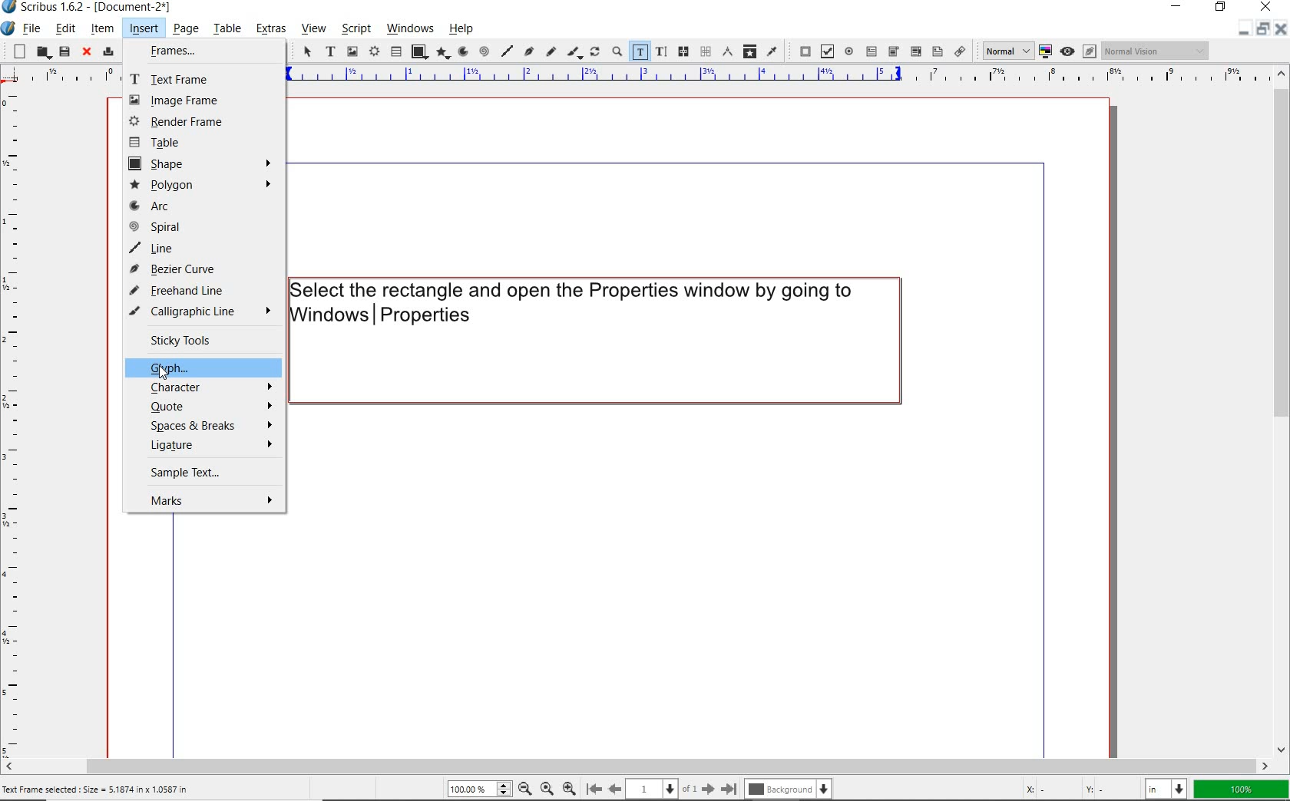 This screenshot has height=801, width=1290. What do you see at coordinates (1282, 412) in the screenshot?
I see `scrollbar` at bounding box center [1282, 412].